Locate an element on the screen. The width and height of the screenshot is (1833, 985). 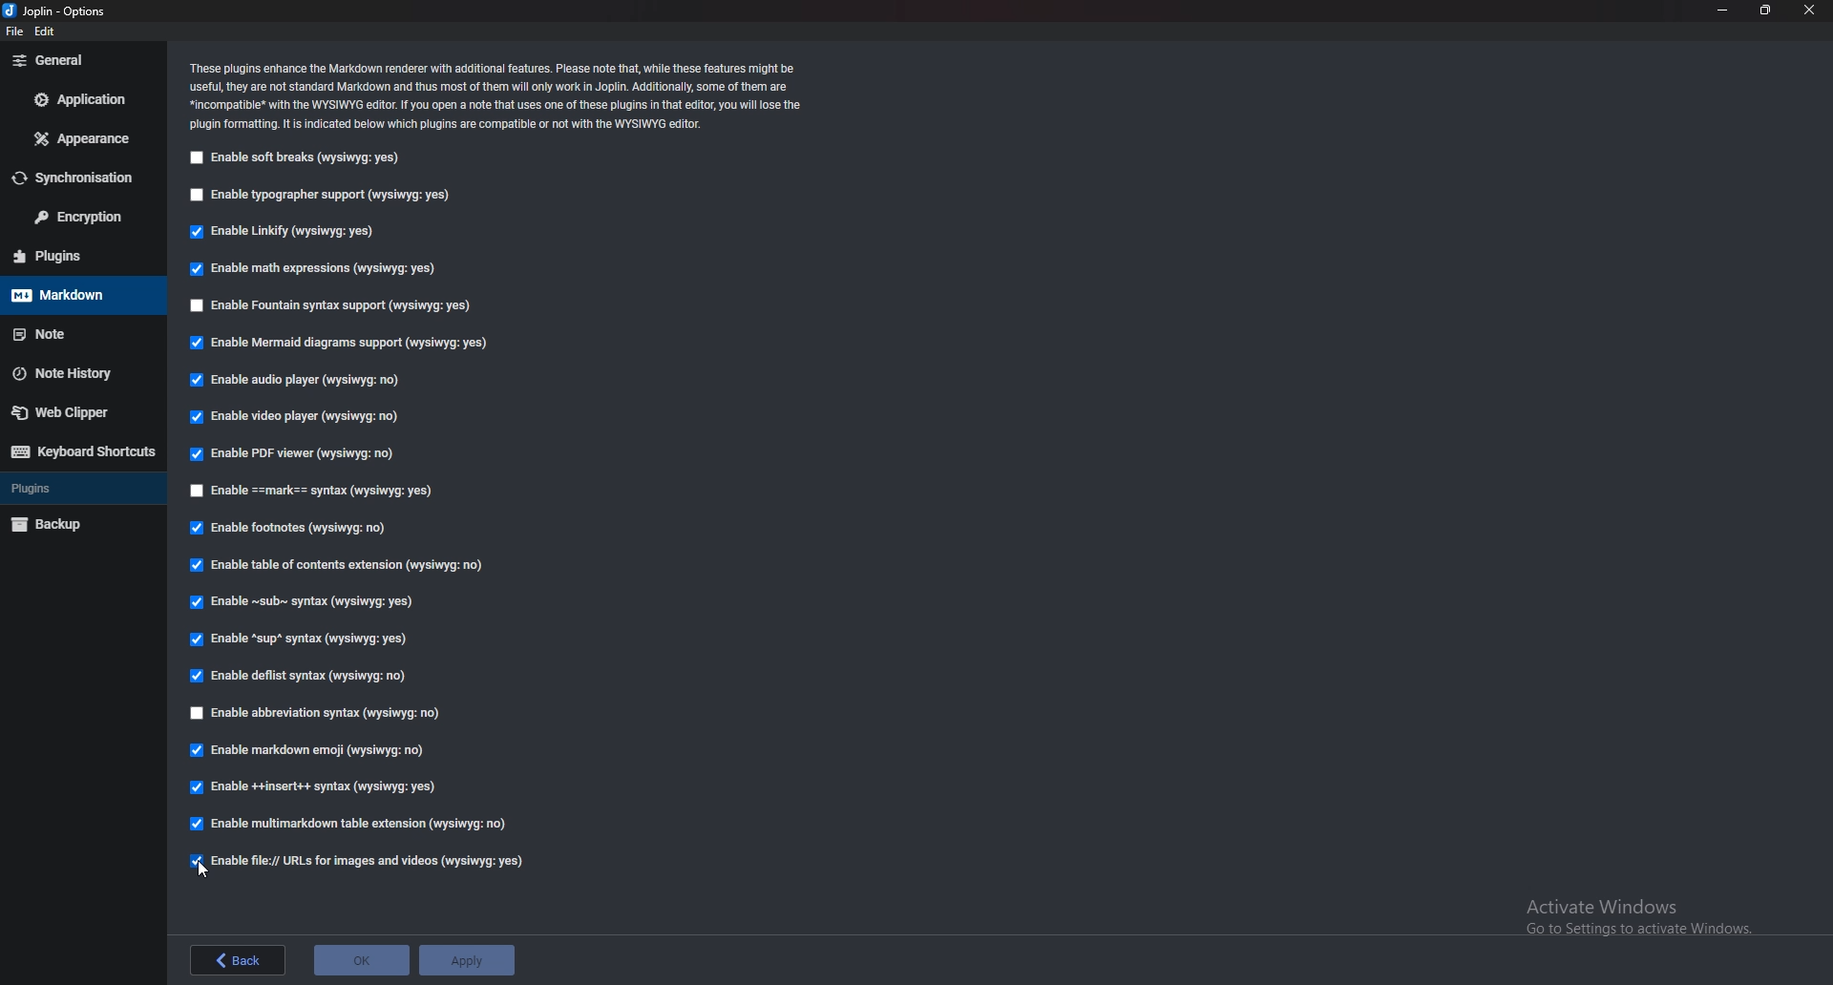
Enable soft breaks (wysiwyg:yes) is located at coordinates (301, 158).